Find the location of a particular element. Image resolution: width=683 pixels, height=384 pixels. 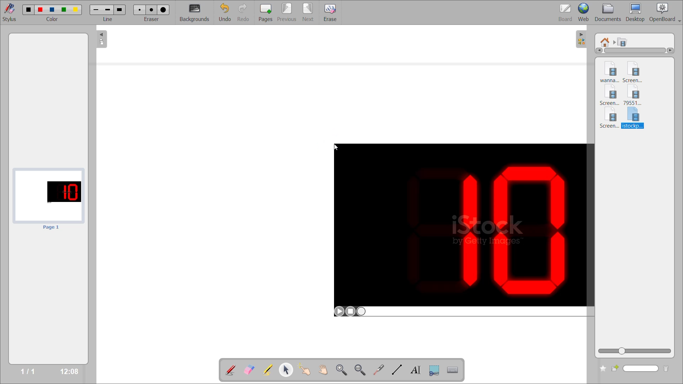

desktop is located at coordinates (637, 12).